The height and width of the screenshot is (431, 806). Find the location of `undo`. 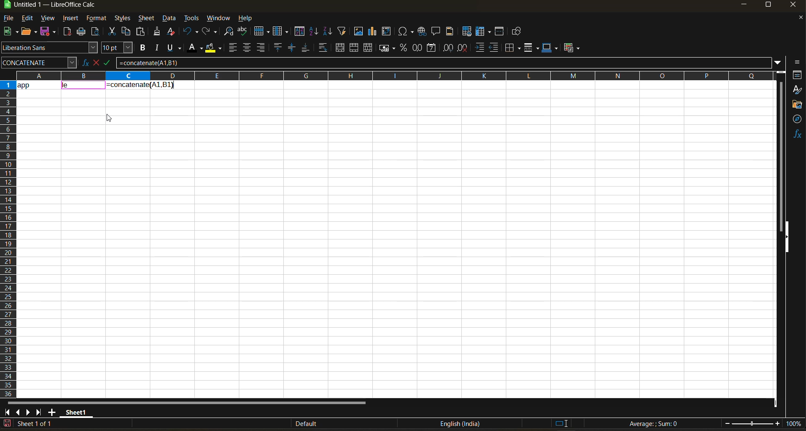

undo is located at coordinates (191, 32).